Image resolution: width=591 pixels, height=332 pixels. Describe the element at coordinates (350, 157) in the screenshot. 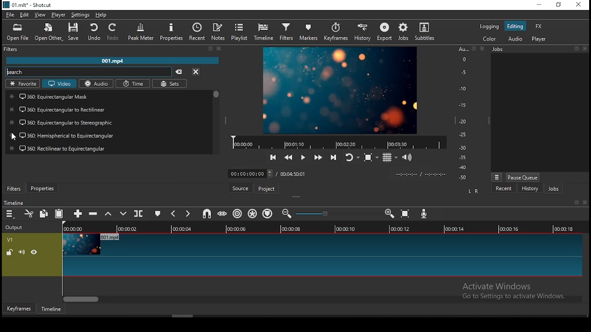

I see `toggle player after looping` at that location.